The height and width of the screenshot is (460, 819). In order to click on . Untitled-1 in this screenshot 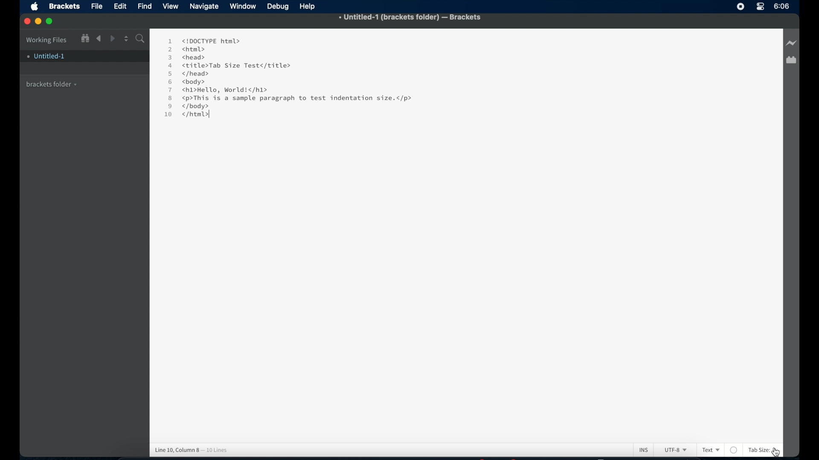, I will do `click(45, 56)`.